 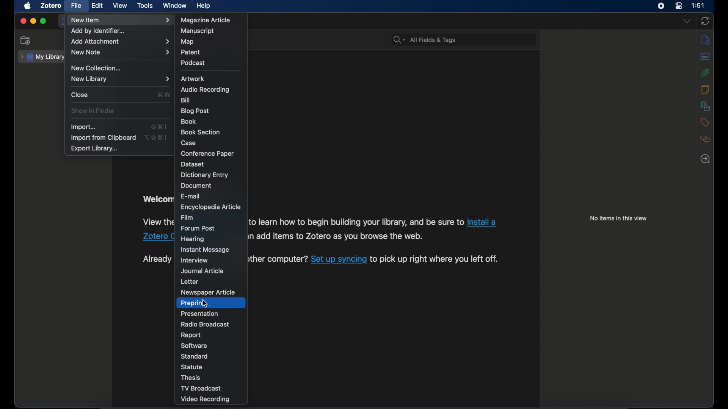 What do you see at coordinates (202, 389) in the screenshot?
I see `tv broadcast` at bounding box center [202, 389].